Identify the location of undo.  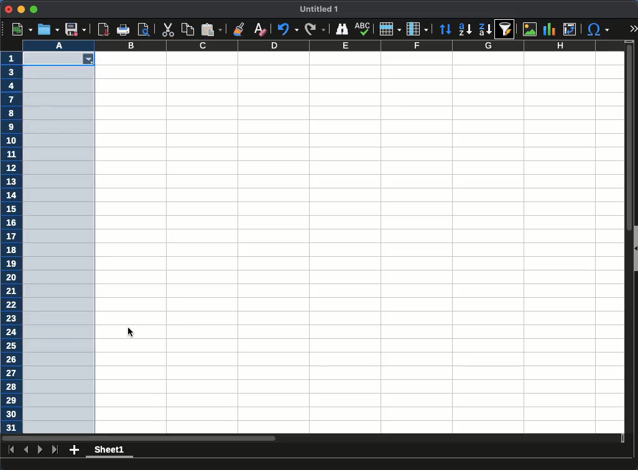
(287, 30).